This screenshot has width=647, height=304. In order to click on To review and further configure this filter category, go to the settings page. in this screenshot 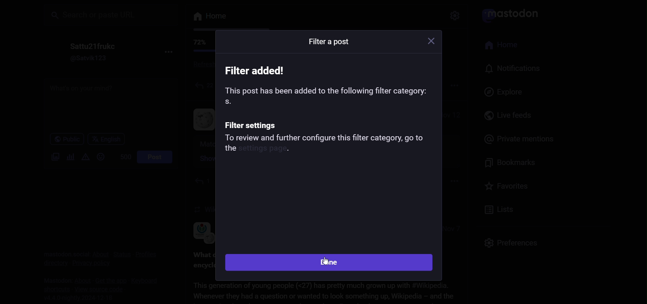, I will do `click(325, 144)`.